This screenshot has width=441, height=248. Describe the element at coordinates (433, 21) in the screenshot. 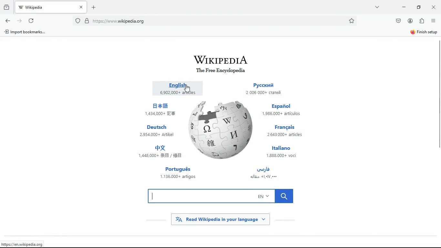

I see `options` at that location.